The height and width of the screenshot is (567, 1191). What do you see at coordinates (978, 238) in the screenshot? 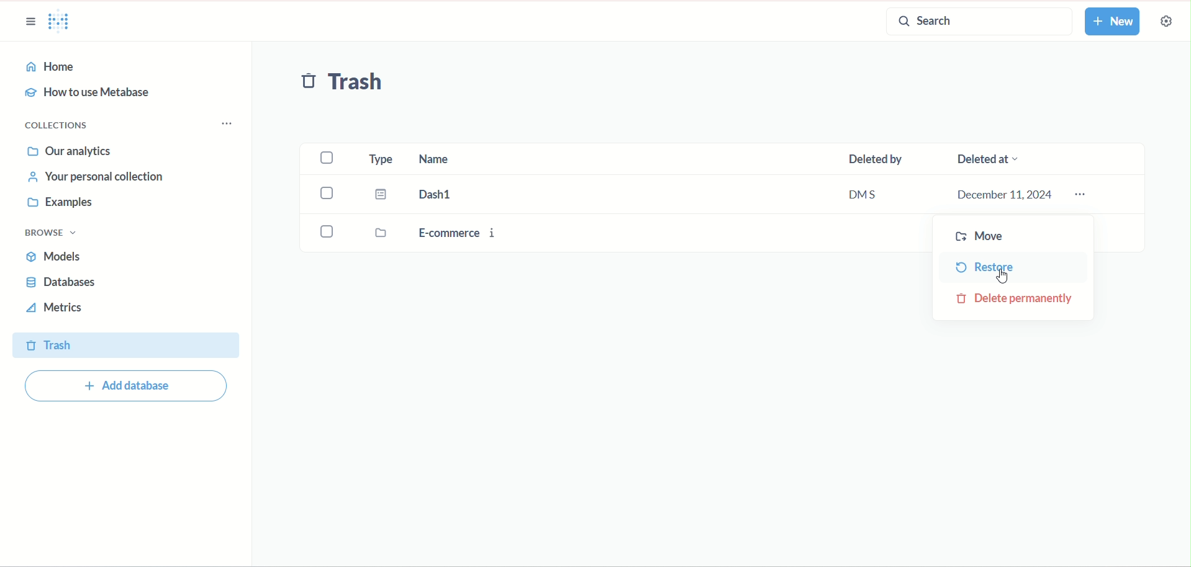
I see `move` at bounding box center [978, 238].